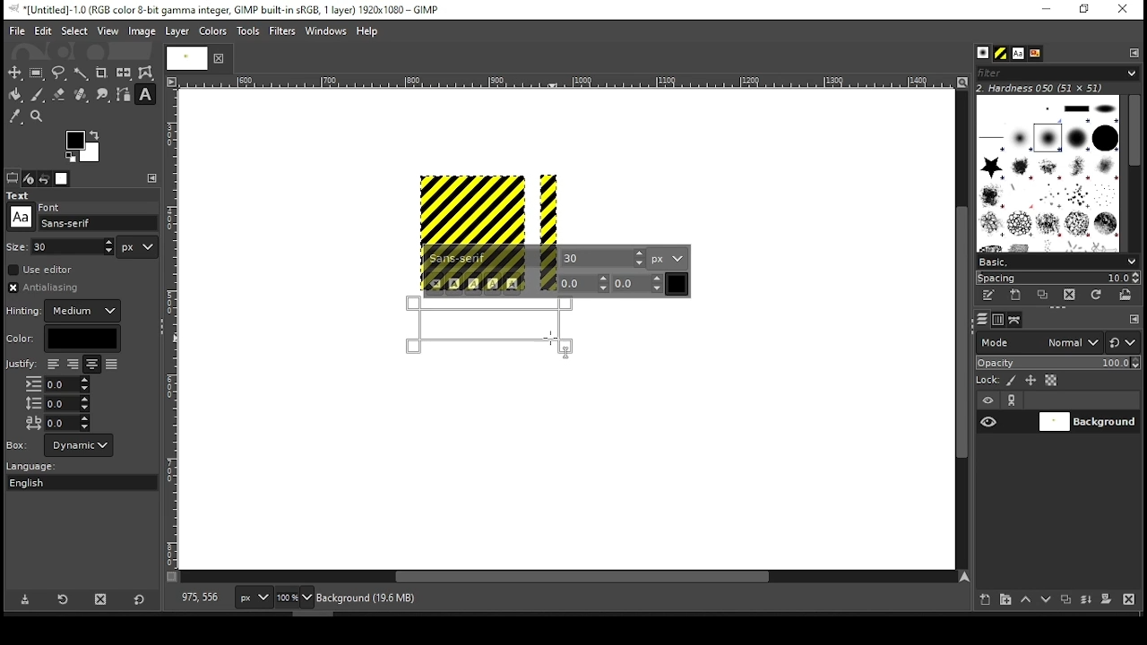 This screenshot has width=1147, height=645. What do you see at coordinates (367, 32) in the screenshot?
I see `help` at bounding box center [367, 32].